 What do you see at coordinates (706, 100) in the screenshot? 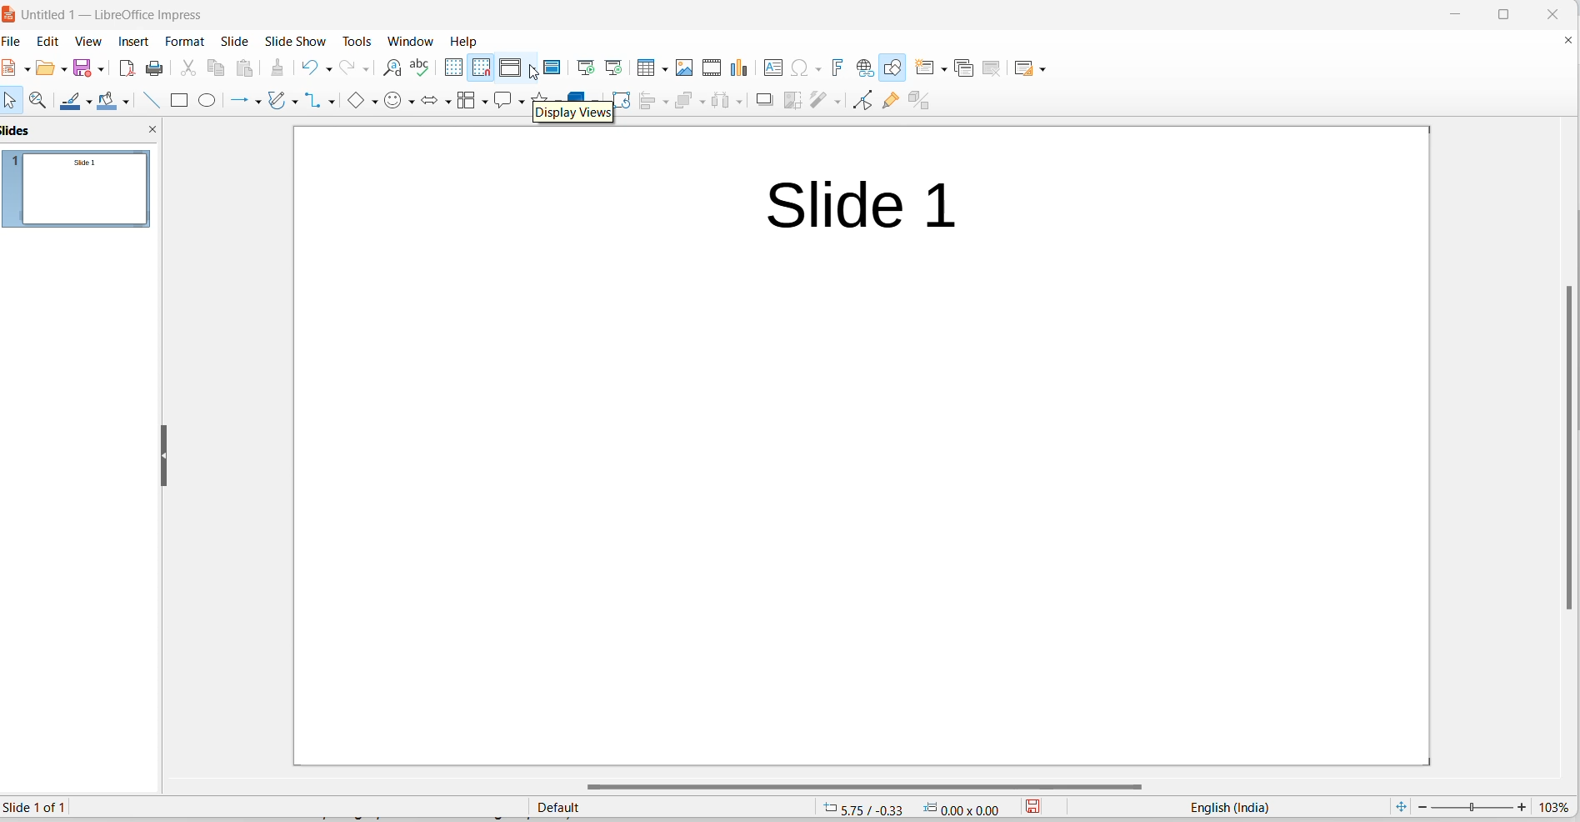
I see `arrange options` at bounding box center [706, 100].